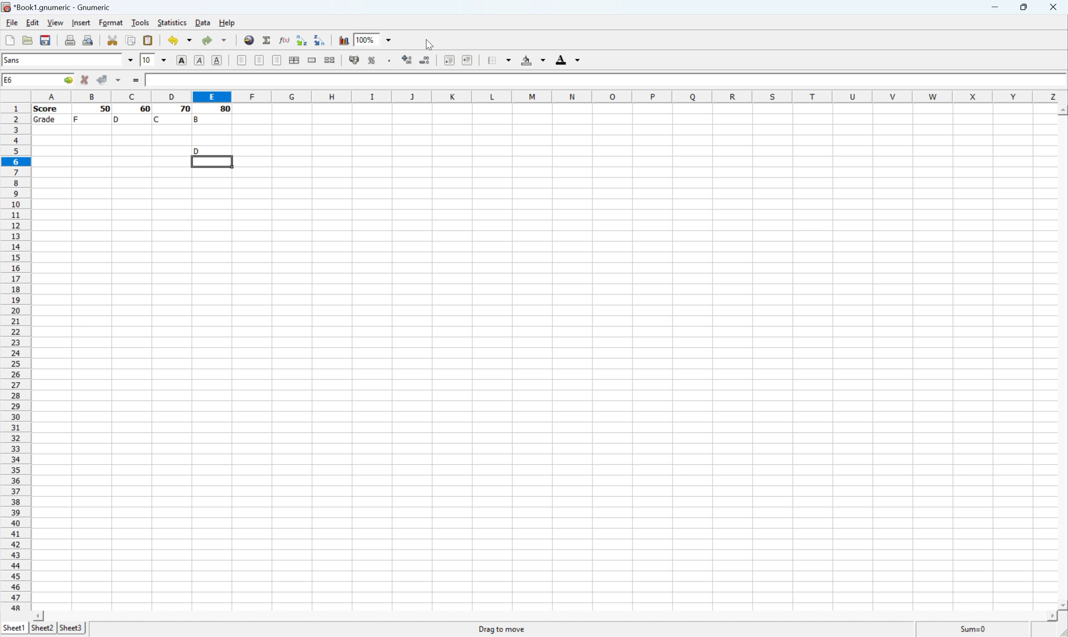  Describe the element at coordinates (131, 42) in the screenshot. I see `Copy the selection` at that location.